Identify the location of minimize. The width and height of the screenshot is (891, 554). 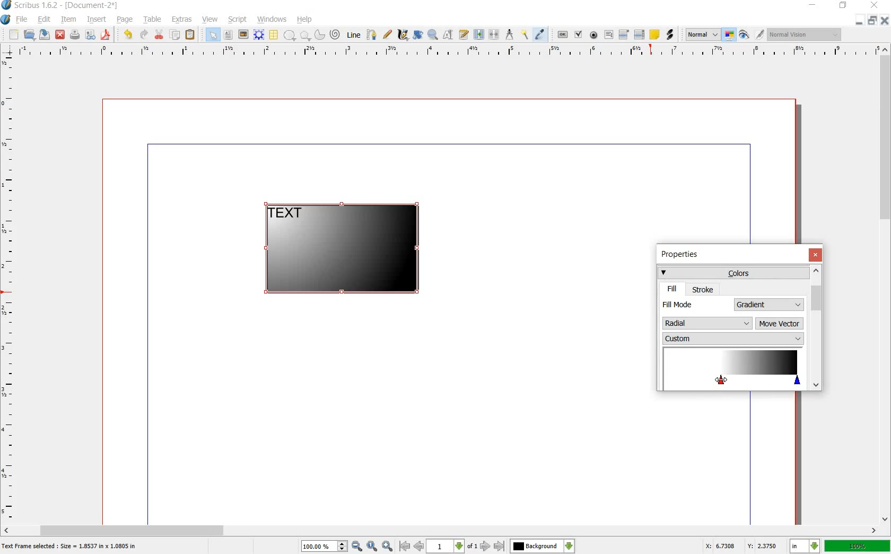
(813, 5).